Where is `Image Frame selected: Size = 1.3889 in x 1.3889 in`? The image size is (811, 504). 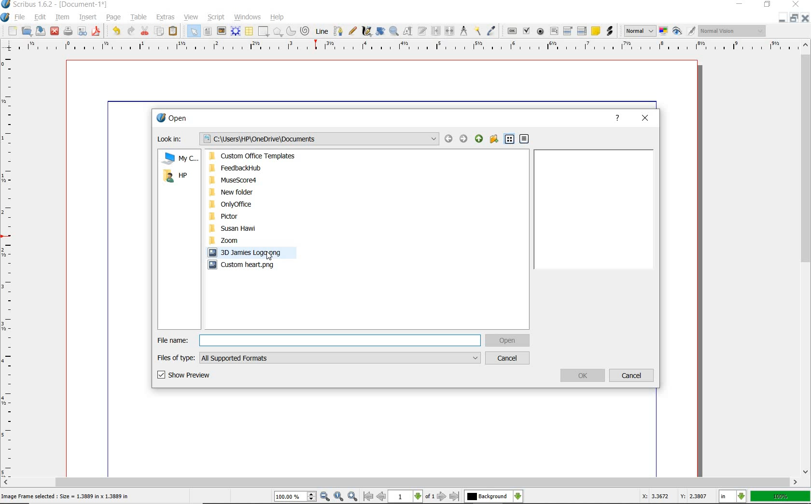
Image Frame selected: Size = 1.3889 in x 1.3889 in is located at coordinates (66, 496).